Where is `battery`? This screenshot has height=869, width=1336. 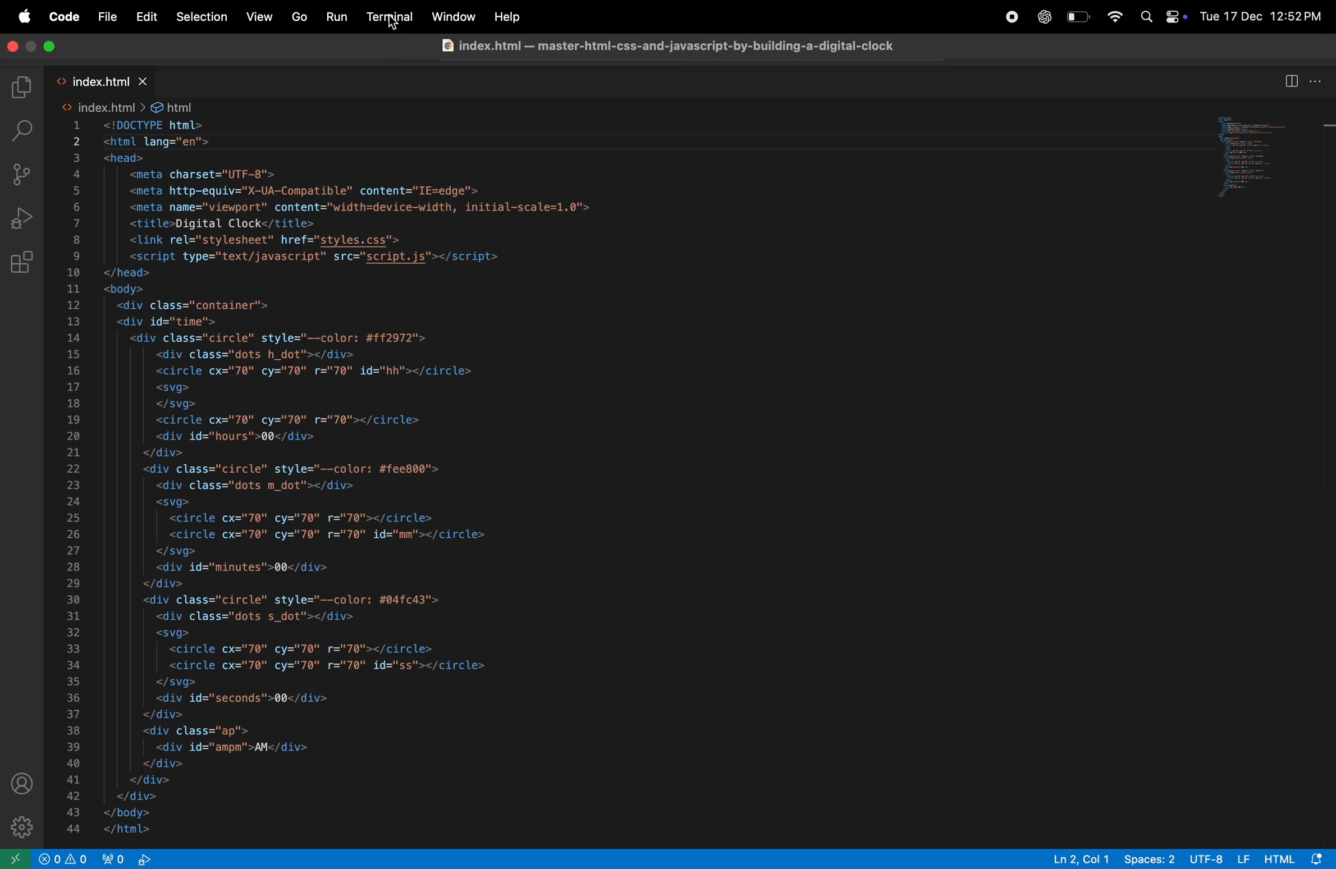
battery is located at coordinates (1077, 16).